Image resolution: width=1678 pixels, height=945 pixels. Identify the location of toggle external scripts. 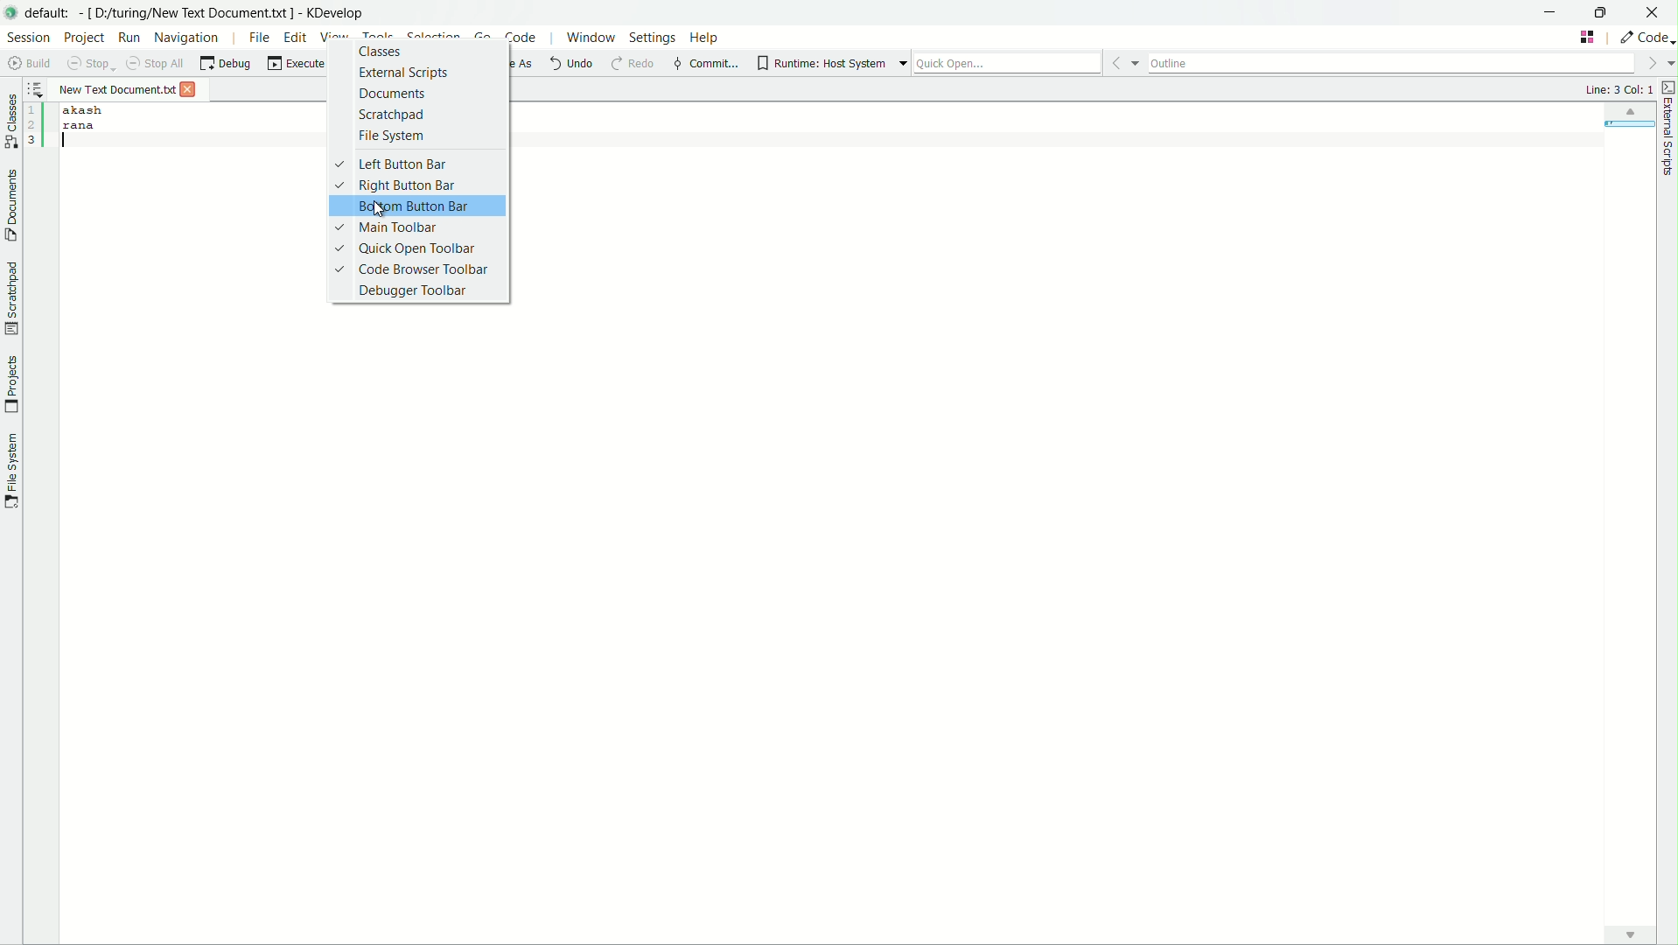
(1668, 87).